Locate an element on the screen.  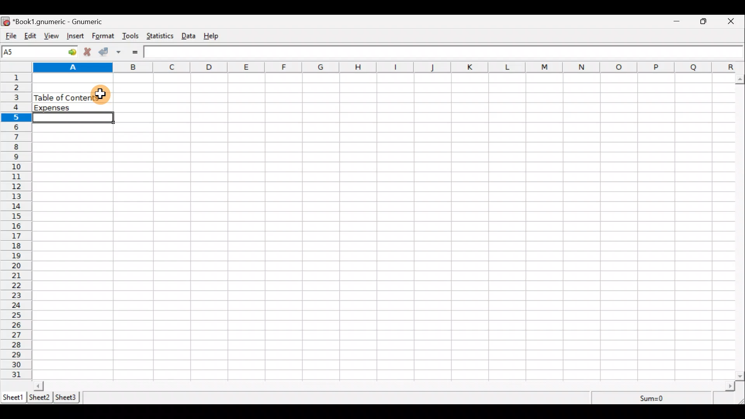
Statistics is located at coordinates (161, 37).